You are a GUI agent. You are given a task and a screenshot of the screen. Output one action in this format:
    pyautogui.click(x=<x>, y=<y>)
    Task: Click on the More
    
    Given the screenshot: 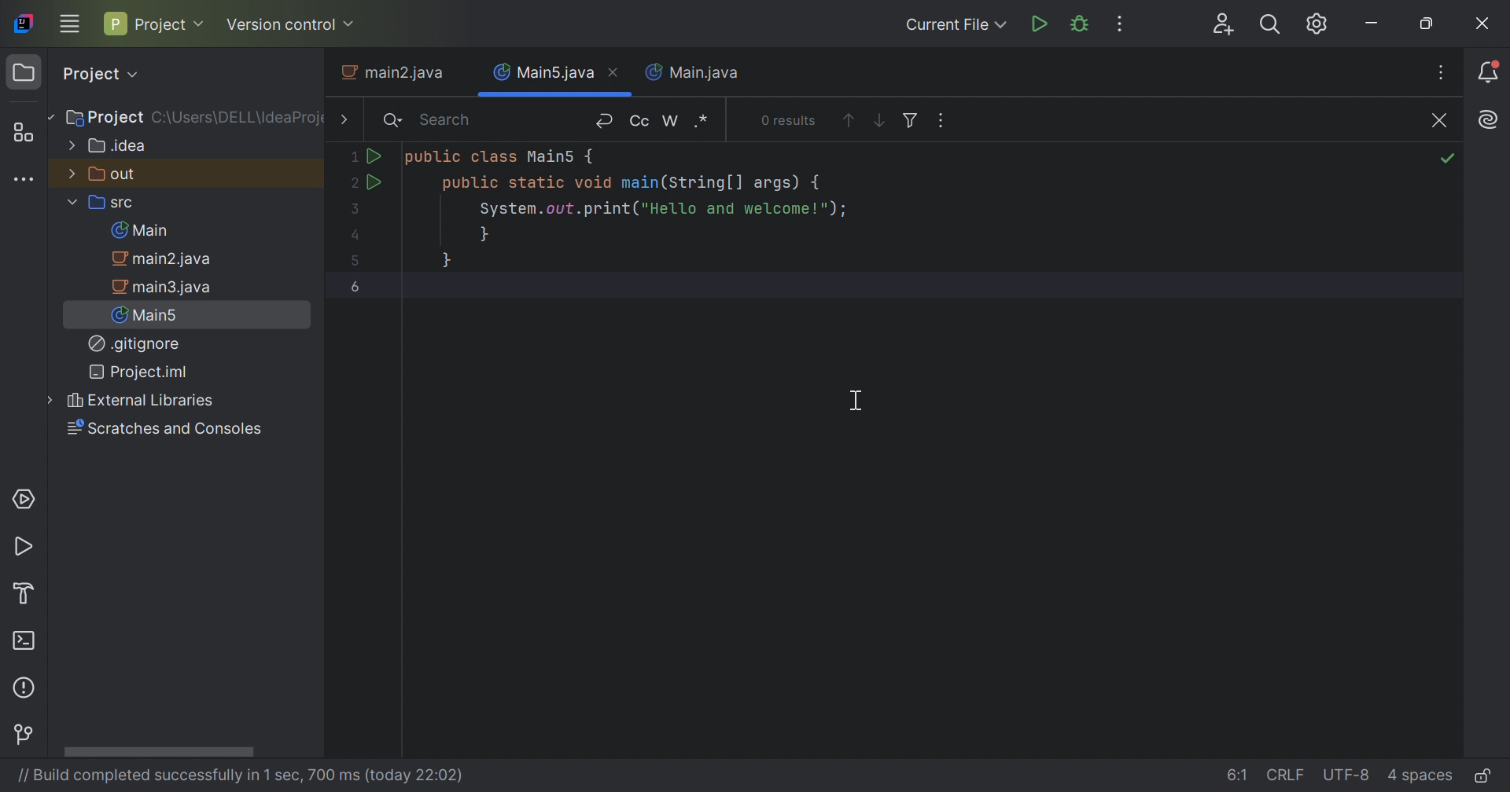 What is the action you would take?
    pyautogui.click(x=341, y=120)
    